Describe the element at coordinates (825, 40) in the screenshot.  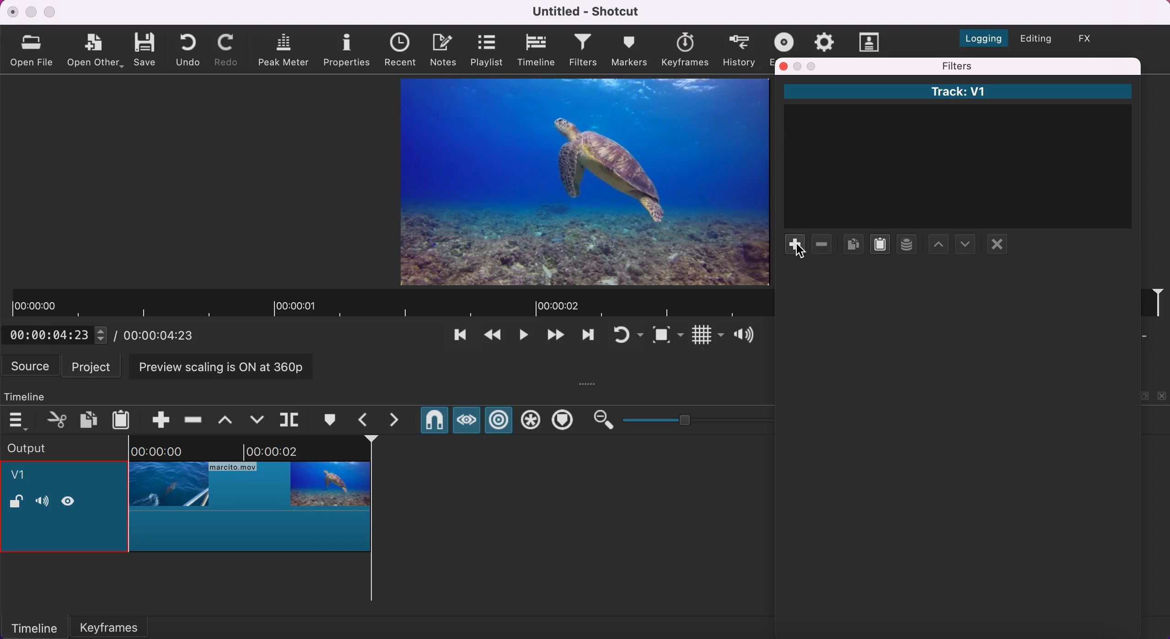
I see `jobs` at that location.